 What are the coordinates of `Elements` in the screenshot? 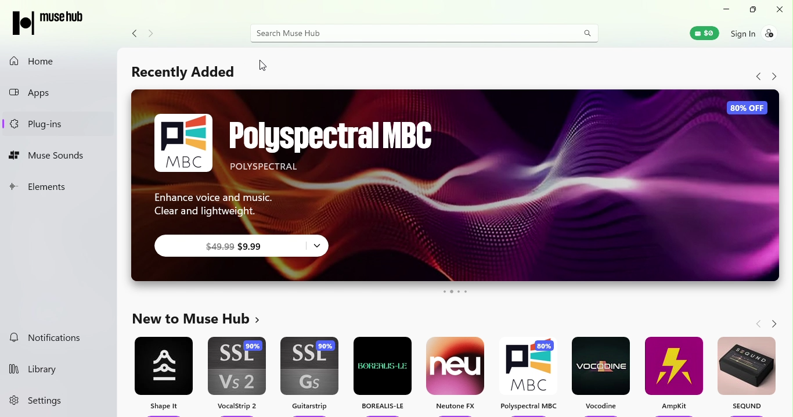 It's located at (36, 189).